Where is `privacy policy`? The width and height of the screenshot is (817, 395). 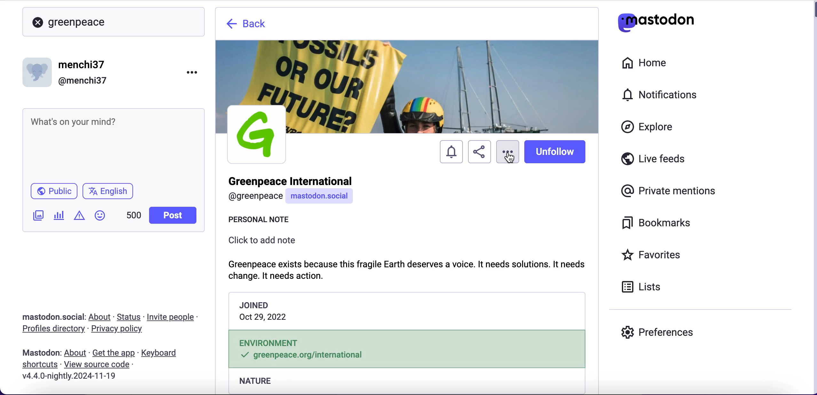
privacy policy is located at coordinates (123, 330).